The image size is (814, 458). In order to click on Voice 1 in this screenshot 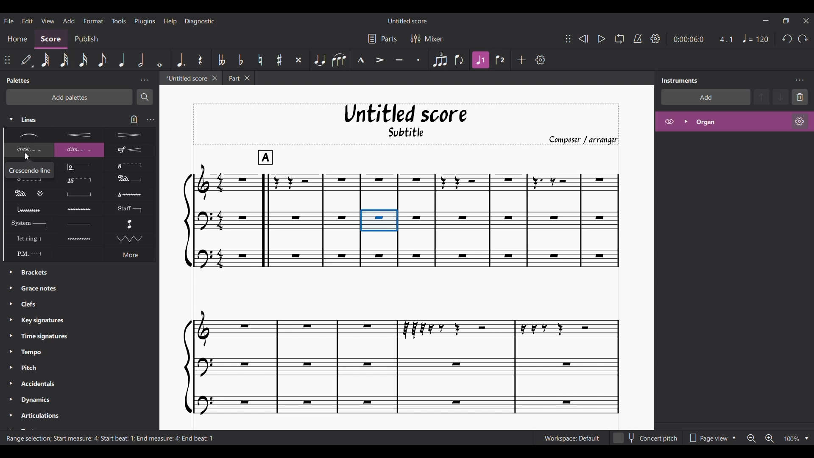, I will do `click(480, 60)`.